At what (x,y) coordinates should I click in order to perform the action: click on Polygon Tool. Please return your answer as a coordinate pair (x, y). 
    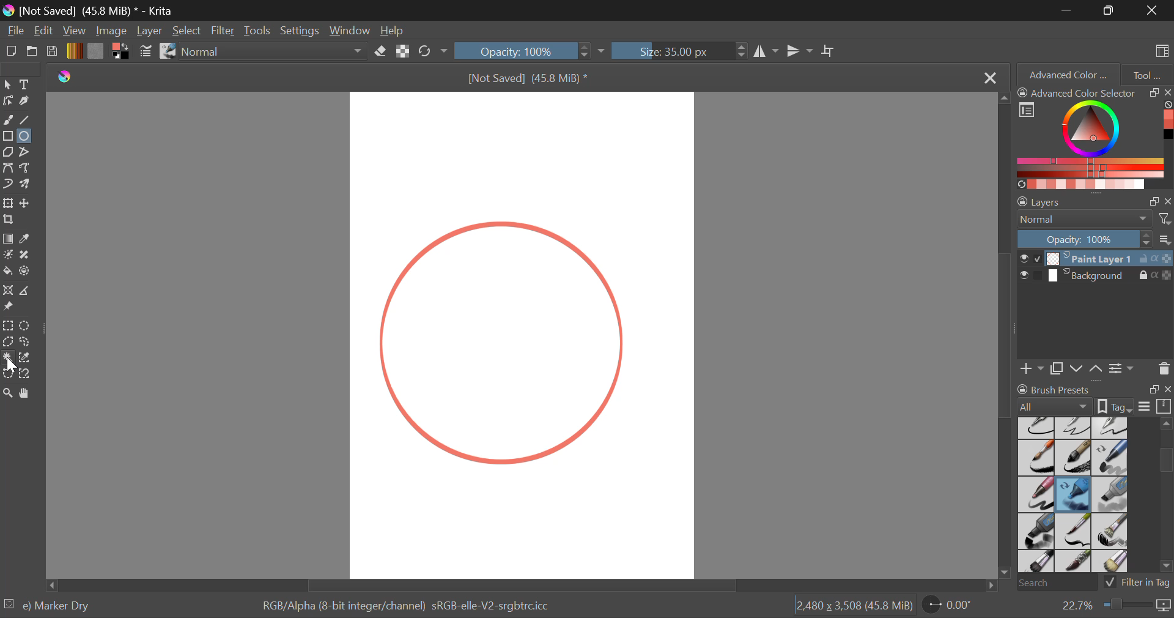
    Looking at the image, I should click on (7, 152).